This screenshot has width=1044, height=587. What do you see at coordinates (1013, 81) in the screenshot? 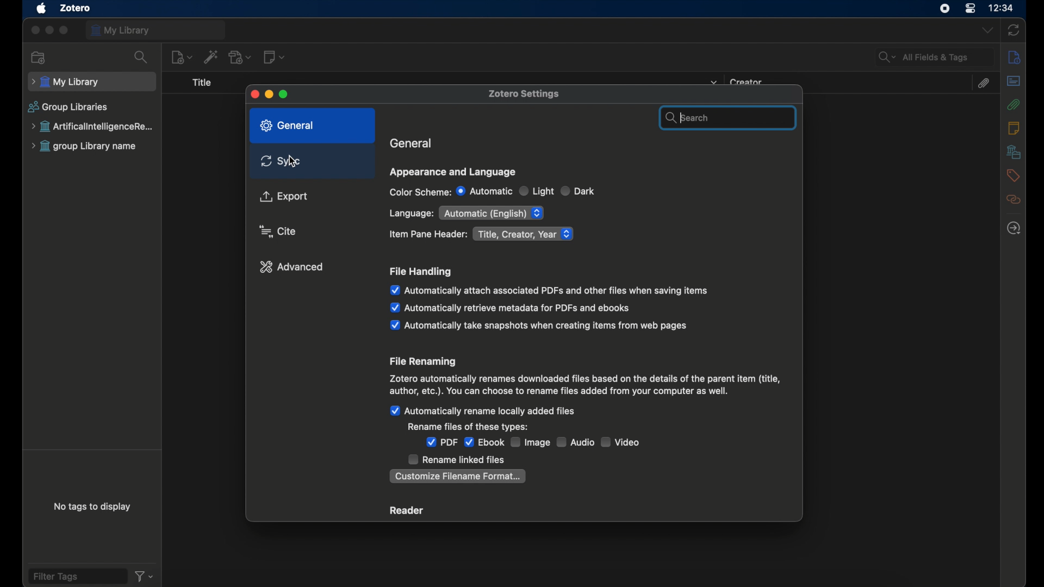
I see `abstract` at bounding box center [1013, 81].